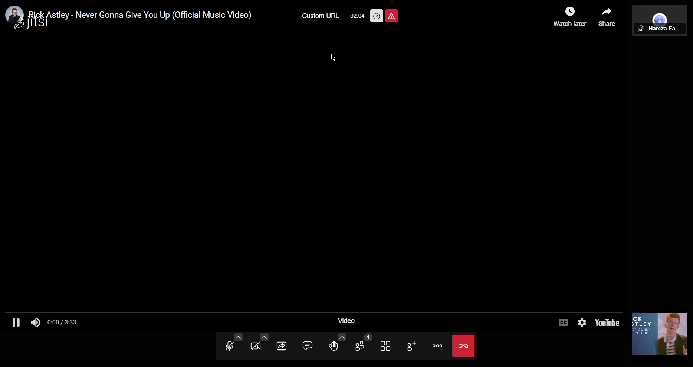 The width and height of the screenshot is (693, 367). I want to click on Performance, so click(376, 16).